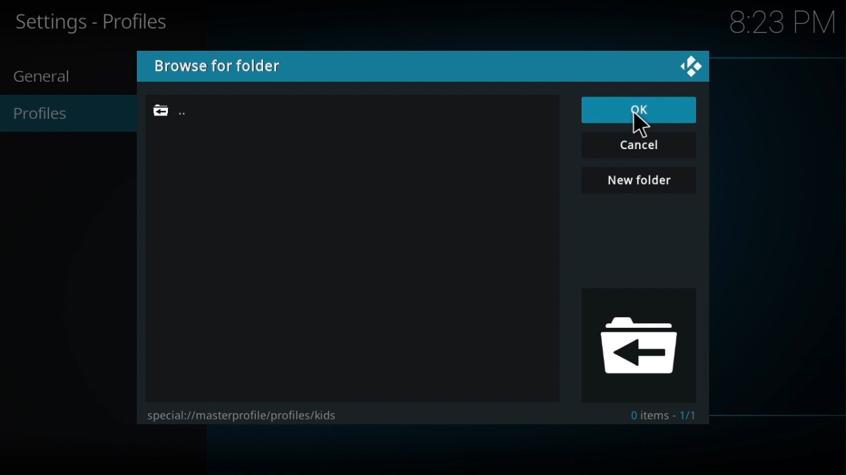  What do you see at coordinates (188, 110) in the screenshot?
I see `File path` at bounding box center [188, 110].